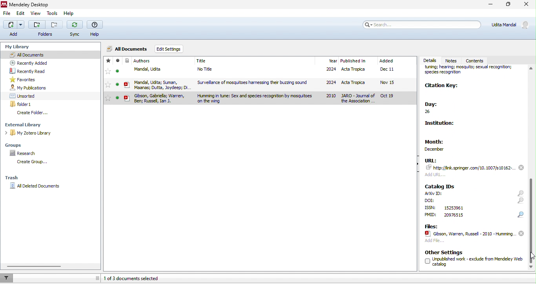 The image size is (536, 284). What do you see at coordinates (108, 73) in the screenshot?
I see `favourites` at bounding box center [108, 73].